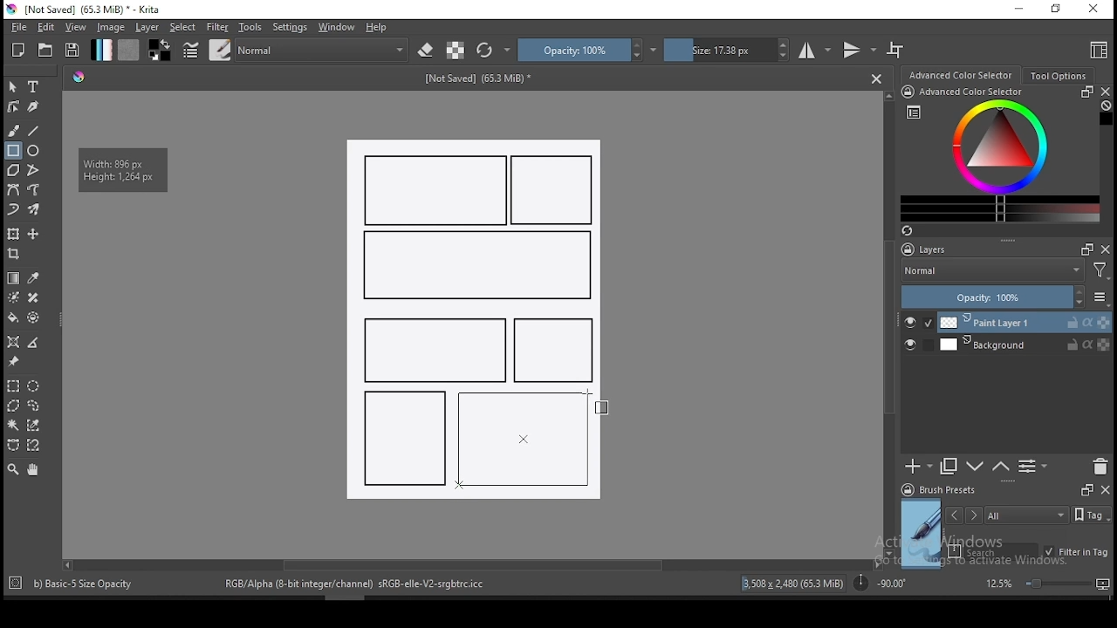 Image resolution: width=1117 pixels, height=628 pixels. What do you see at coordinates (13, 446) in the screenshot?
I see `bezier curve selection tool` at bounding box center [13, 446].